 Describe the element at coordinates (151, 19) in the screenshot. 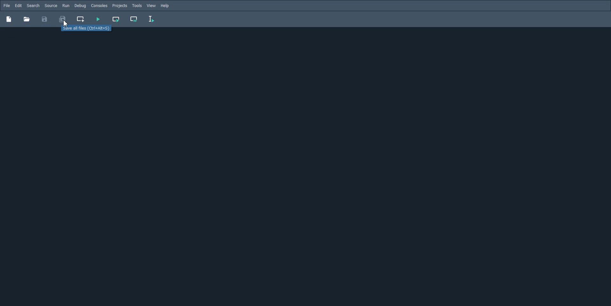

I see `Run Selection` at that location.